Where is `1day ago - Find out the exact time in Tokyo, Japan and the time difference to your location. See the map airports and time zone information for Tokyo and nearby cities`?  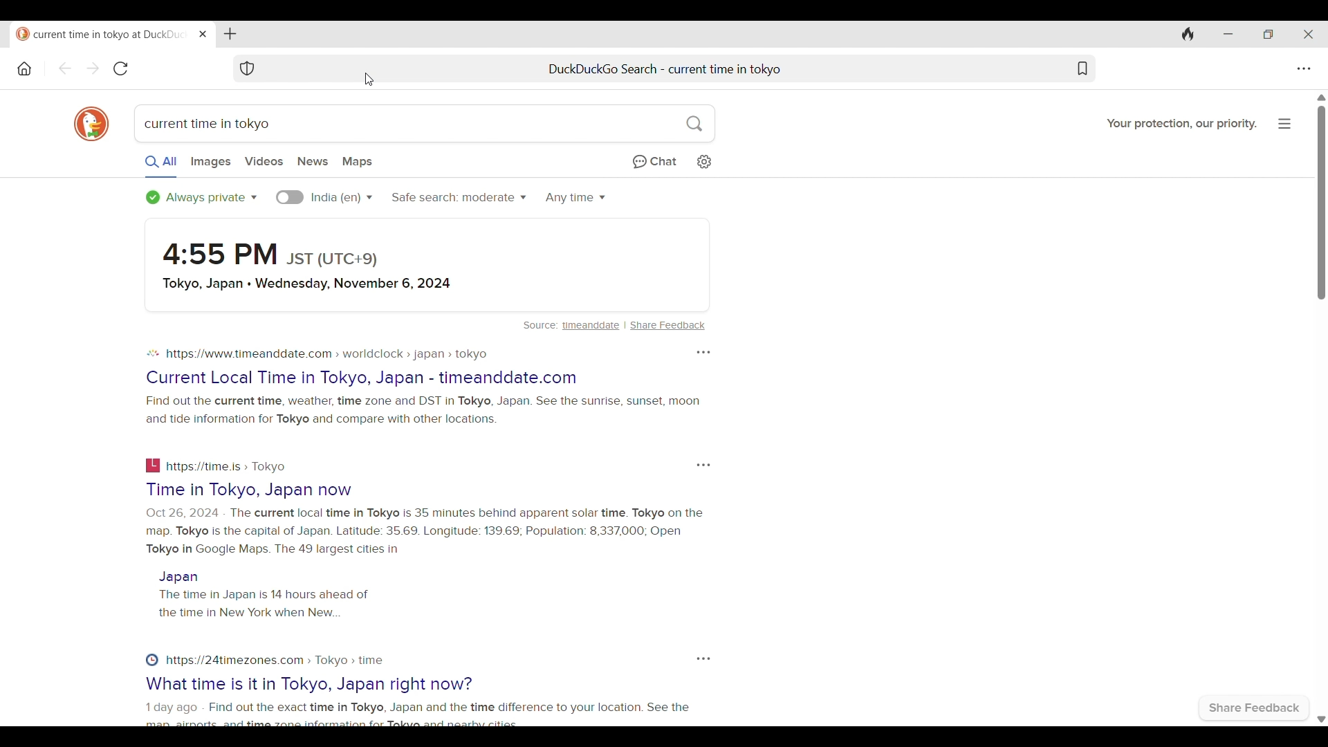 1day ago - Find out the exact time in Tokyo, Japan and the time difference to your location. See the map airports and time zone information for Tokyo and nearby cities is located at coordinates (419, 714).